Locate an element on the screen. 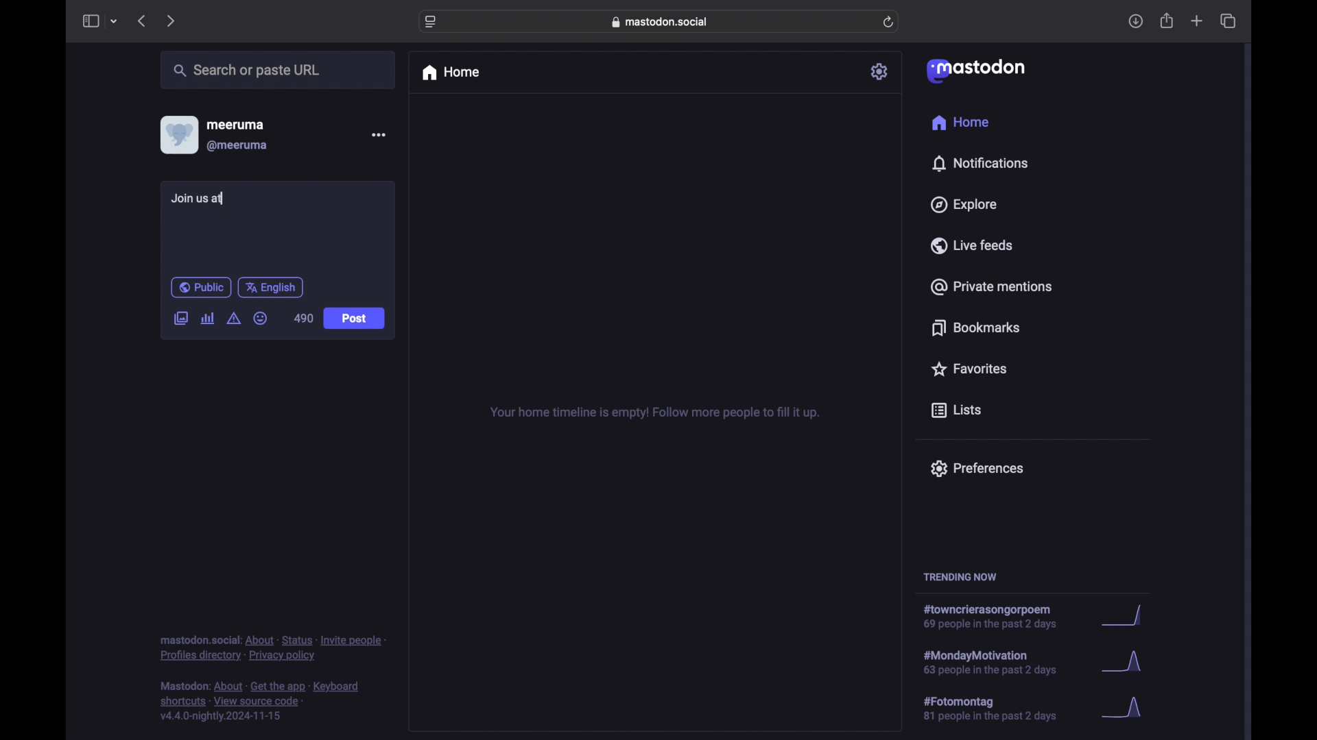  Join us is located at coordinates (201, 200).